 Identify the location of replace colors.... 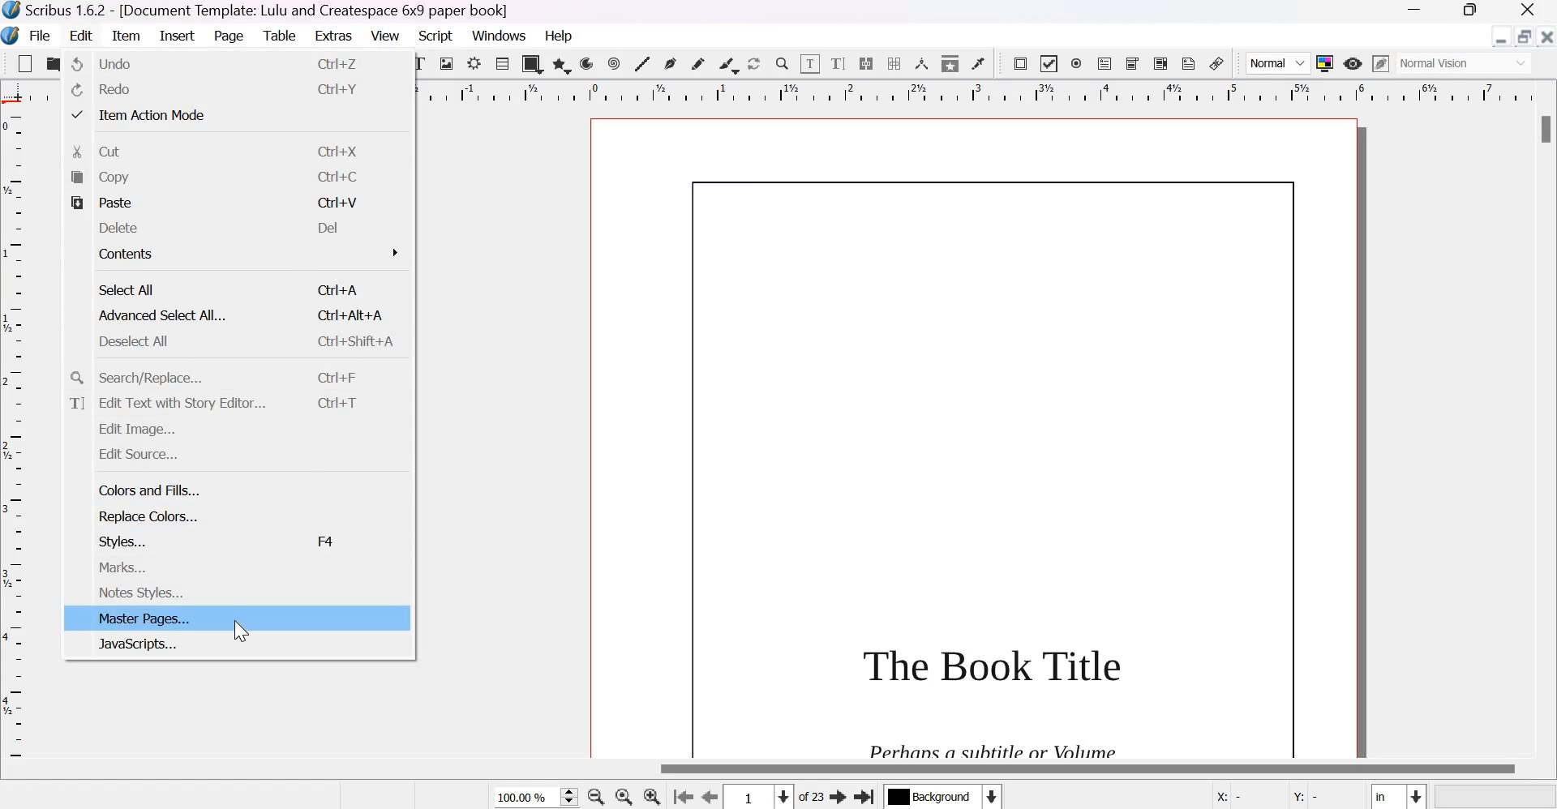
(152, 516).